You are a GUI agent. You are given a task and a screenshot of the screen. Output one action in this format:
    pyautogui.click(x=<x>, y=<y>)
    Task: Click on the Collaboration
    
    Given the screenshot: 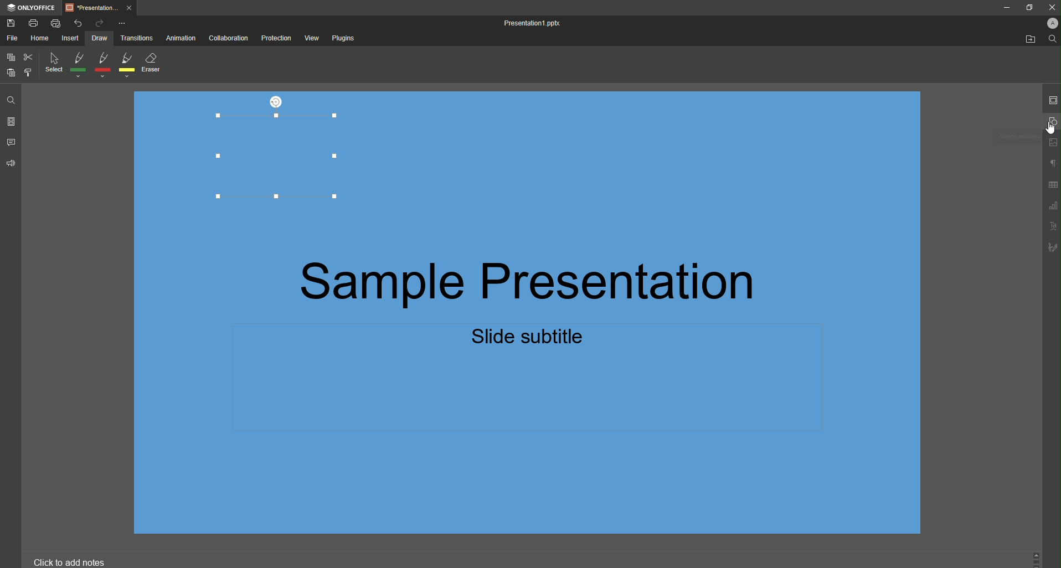 What is the action you would take?
    pyautogui.click(x=228, y=39)
    